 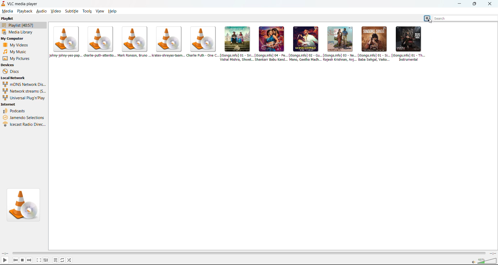 I want to click on random, so click(x=70, y=260).